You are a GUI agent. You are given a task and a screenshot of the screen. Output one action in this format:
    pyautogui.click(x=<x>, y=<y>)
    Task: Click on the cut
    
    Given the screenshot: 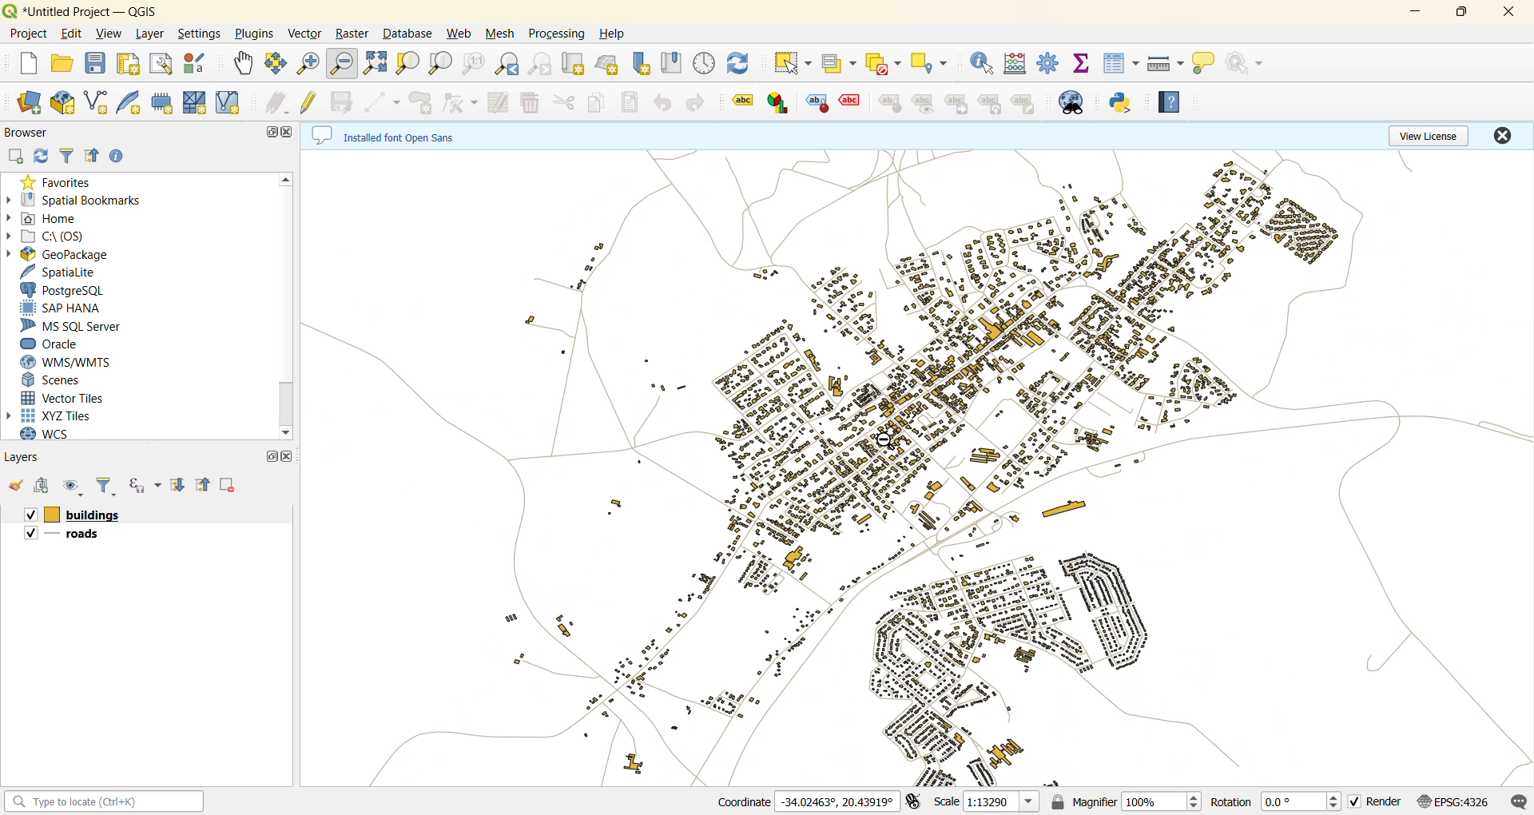 What is the action you would take?
    pyautogui.click(x=562, y=102)
    